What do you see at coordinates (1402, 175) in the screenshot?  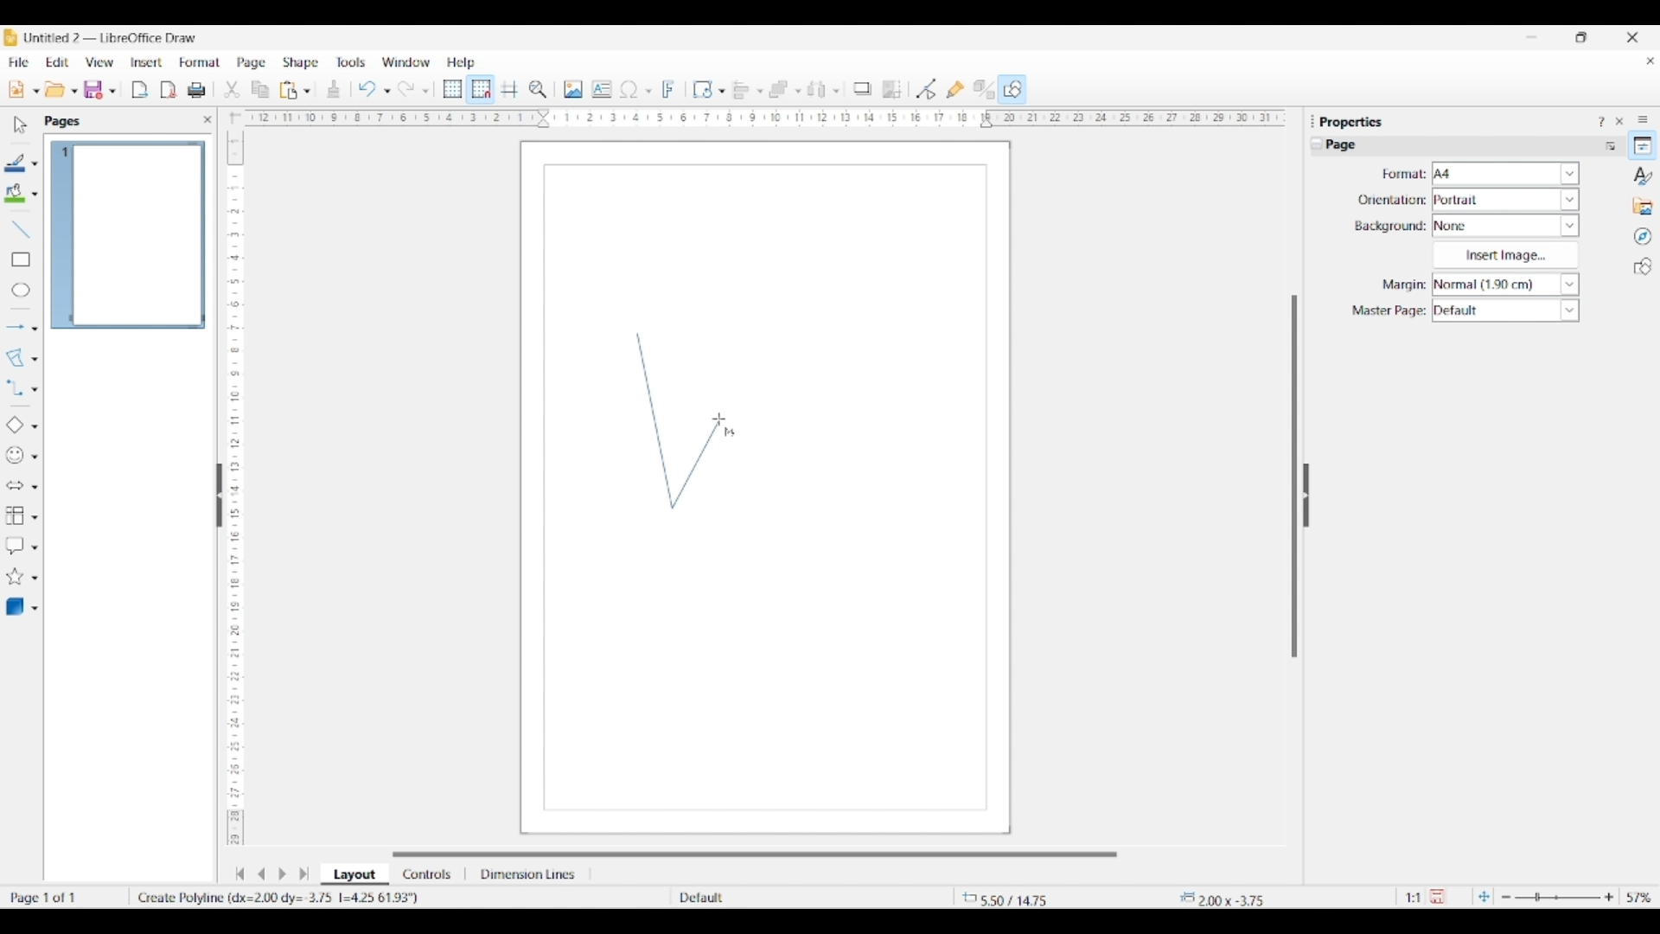 I see `Indicates format settings` at bounding box center [1402, 175].